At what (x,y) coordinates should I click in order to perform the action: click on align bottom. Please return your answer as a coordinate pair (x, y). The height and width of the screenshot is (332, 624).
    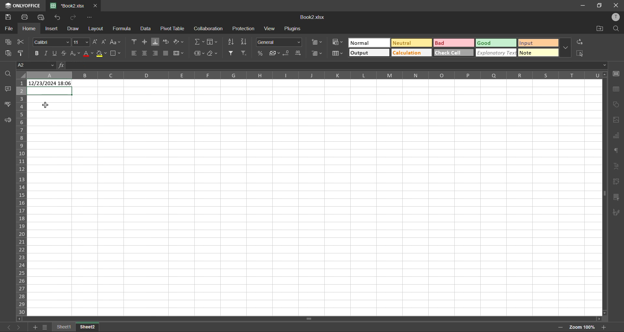
    Looking at the image, I should click on (157, 42).